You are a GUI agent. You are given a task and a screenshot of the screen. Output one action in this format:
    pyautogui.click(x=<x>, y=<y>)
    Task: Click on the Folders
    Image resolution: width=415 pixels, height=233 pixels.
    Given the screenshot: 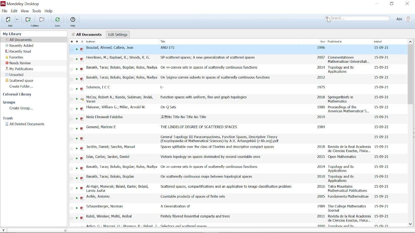 What is the action you would take?
    pyautogui.click(x=34, y=26)
    